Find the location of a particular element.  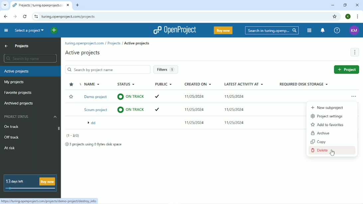

Collapse project menu is located at coordinates (6, 31).